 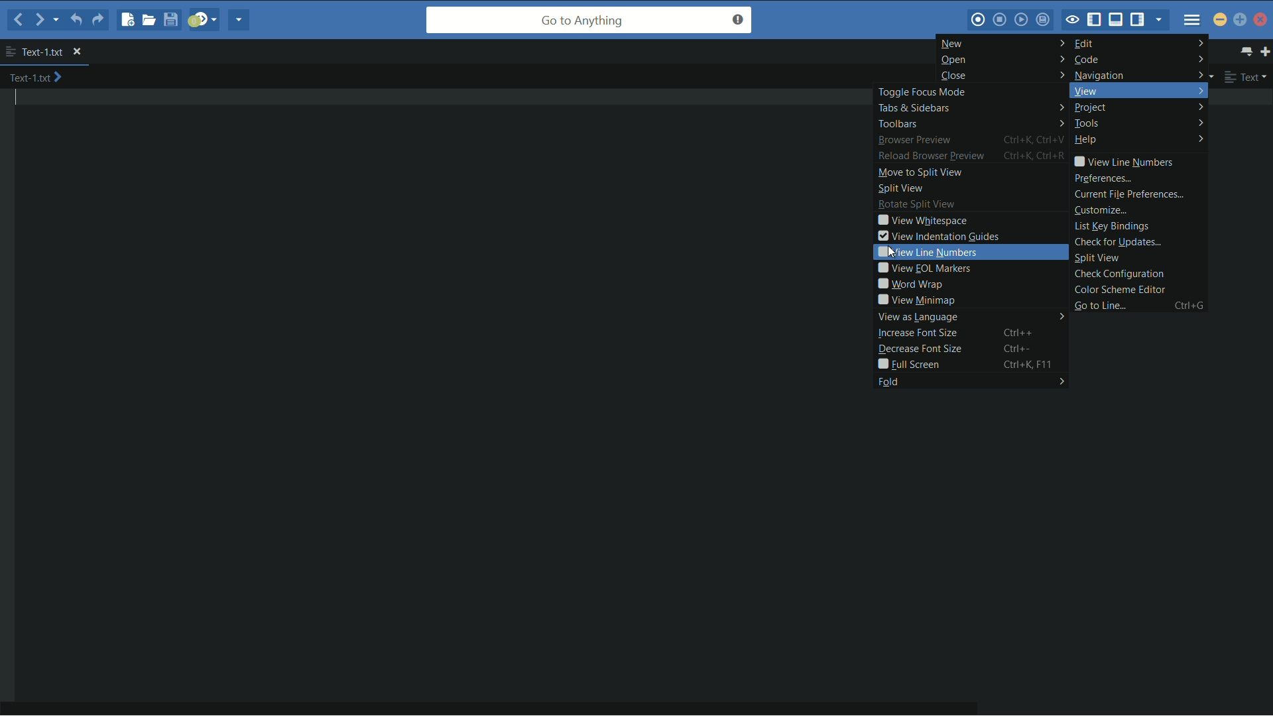 I want to click on decrease font size, so click(x=918, y=349).